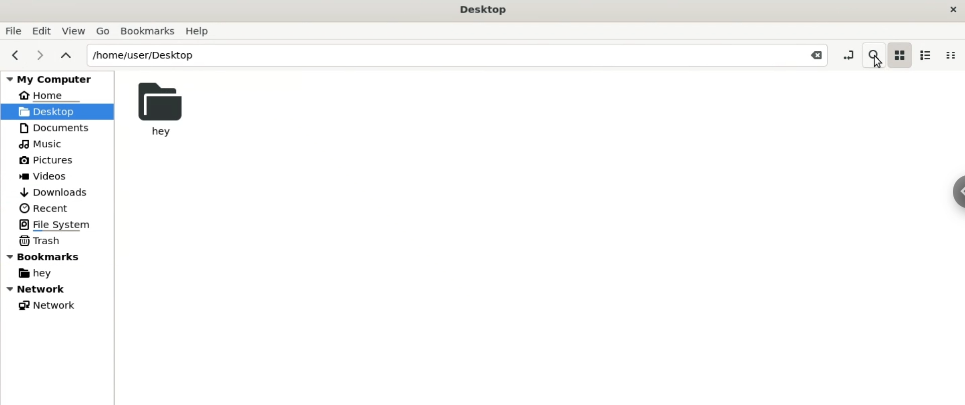 This screenshot has width=965, height=405. I want to click on my computer, so click(58, 78).